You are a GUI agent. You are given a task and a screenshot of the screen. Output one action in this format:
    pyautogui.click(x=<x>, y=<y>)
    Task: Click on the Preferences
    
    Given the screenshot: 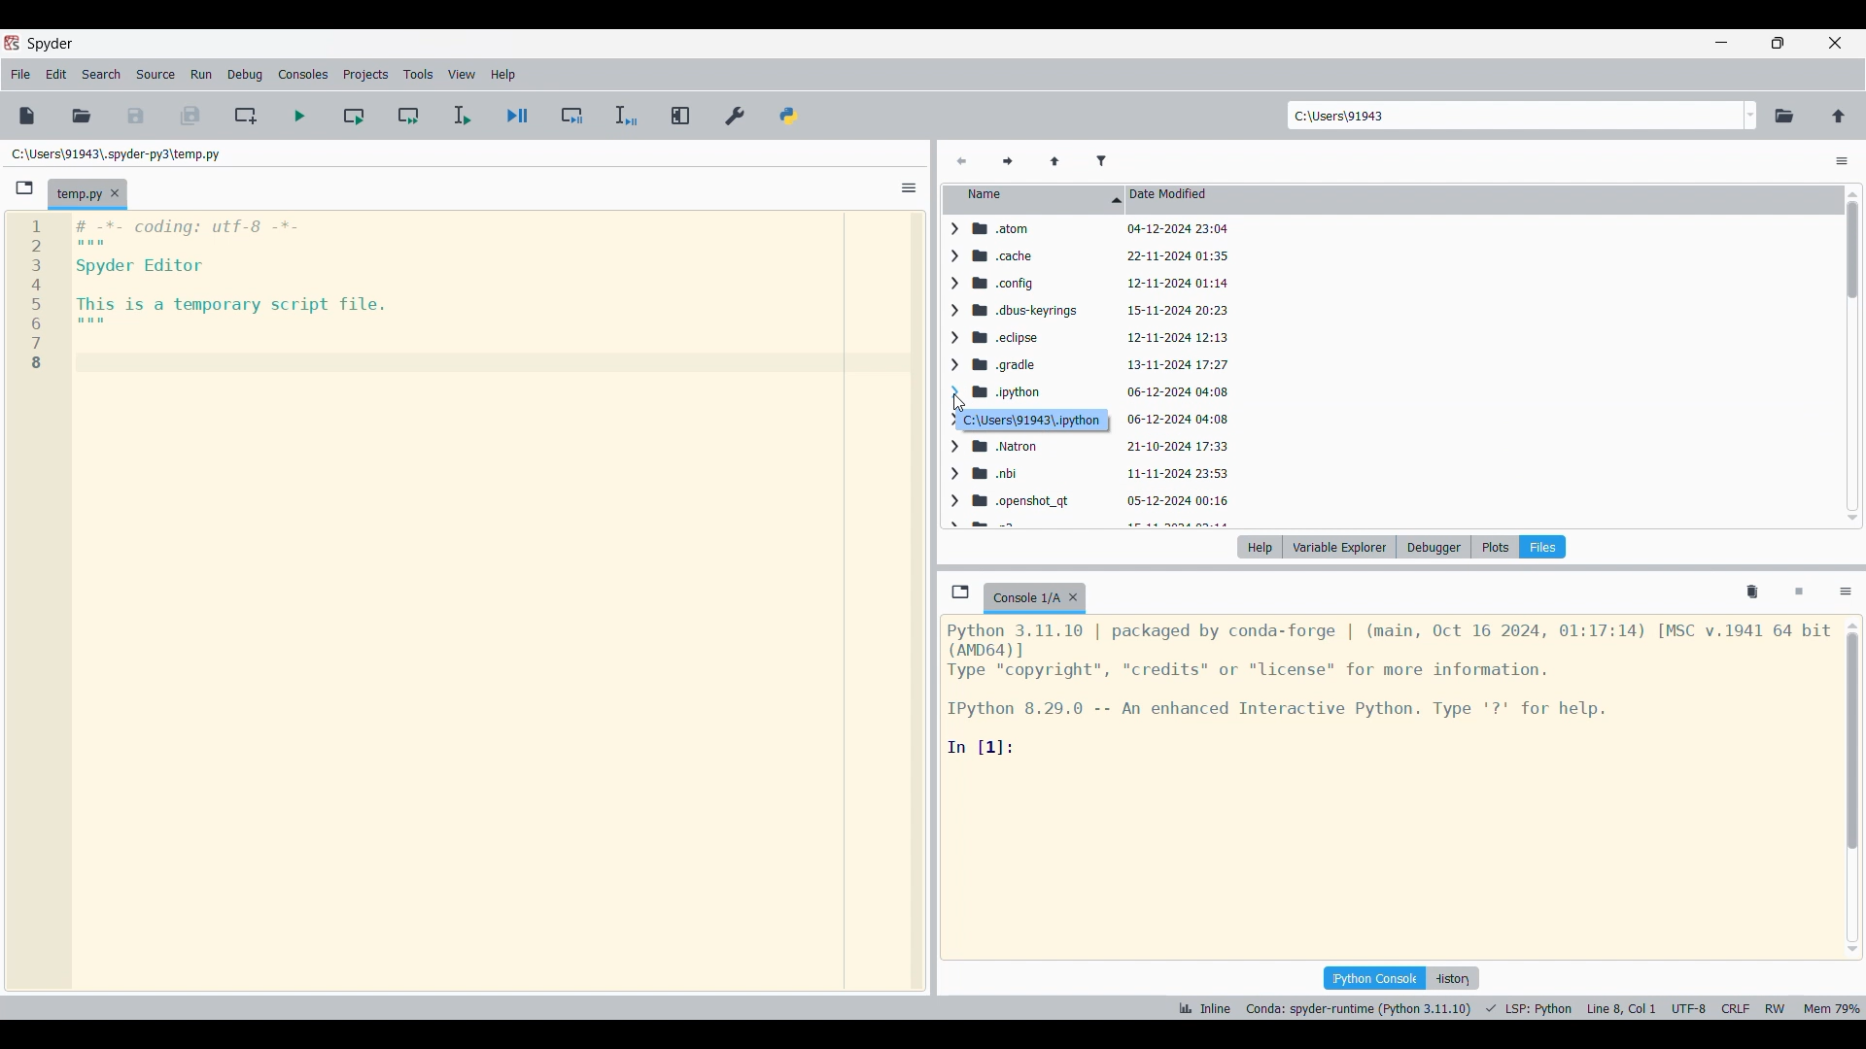 What is the action you would take?
    pyautogui.click(x=736, y=117)
    